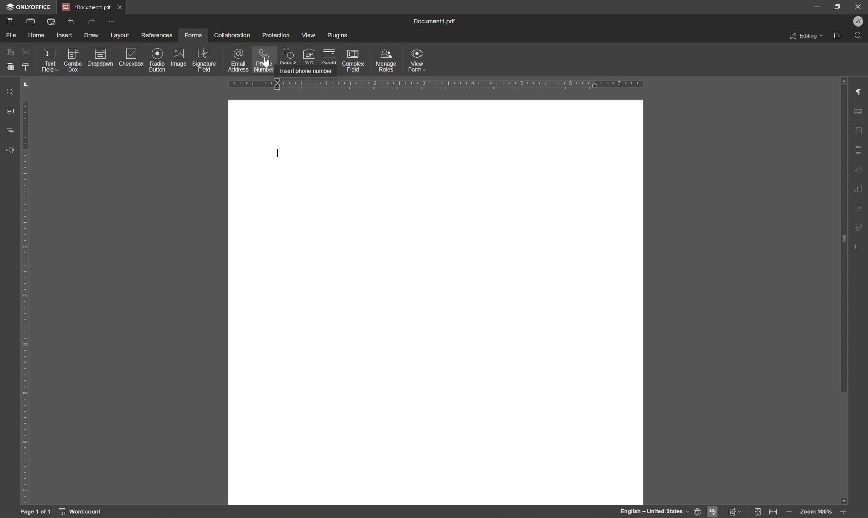  Describe the element at coordinates (435, 84) in the screenshot. I see `ruler` at that location.